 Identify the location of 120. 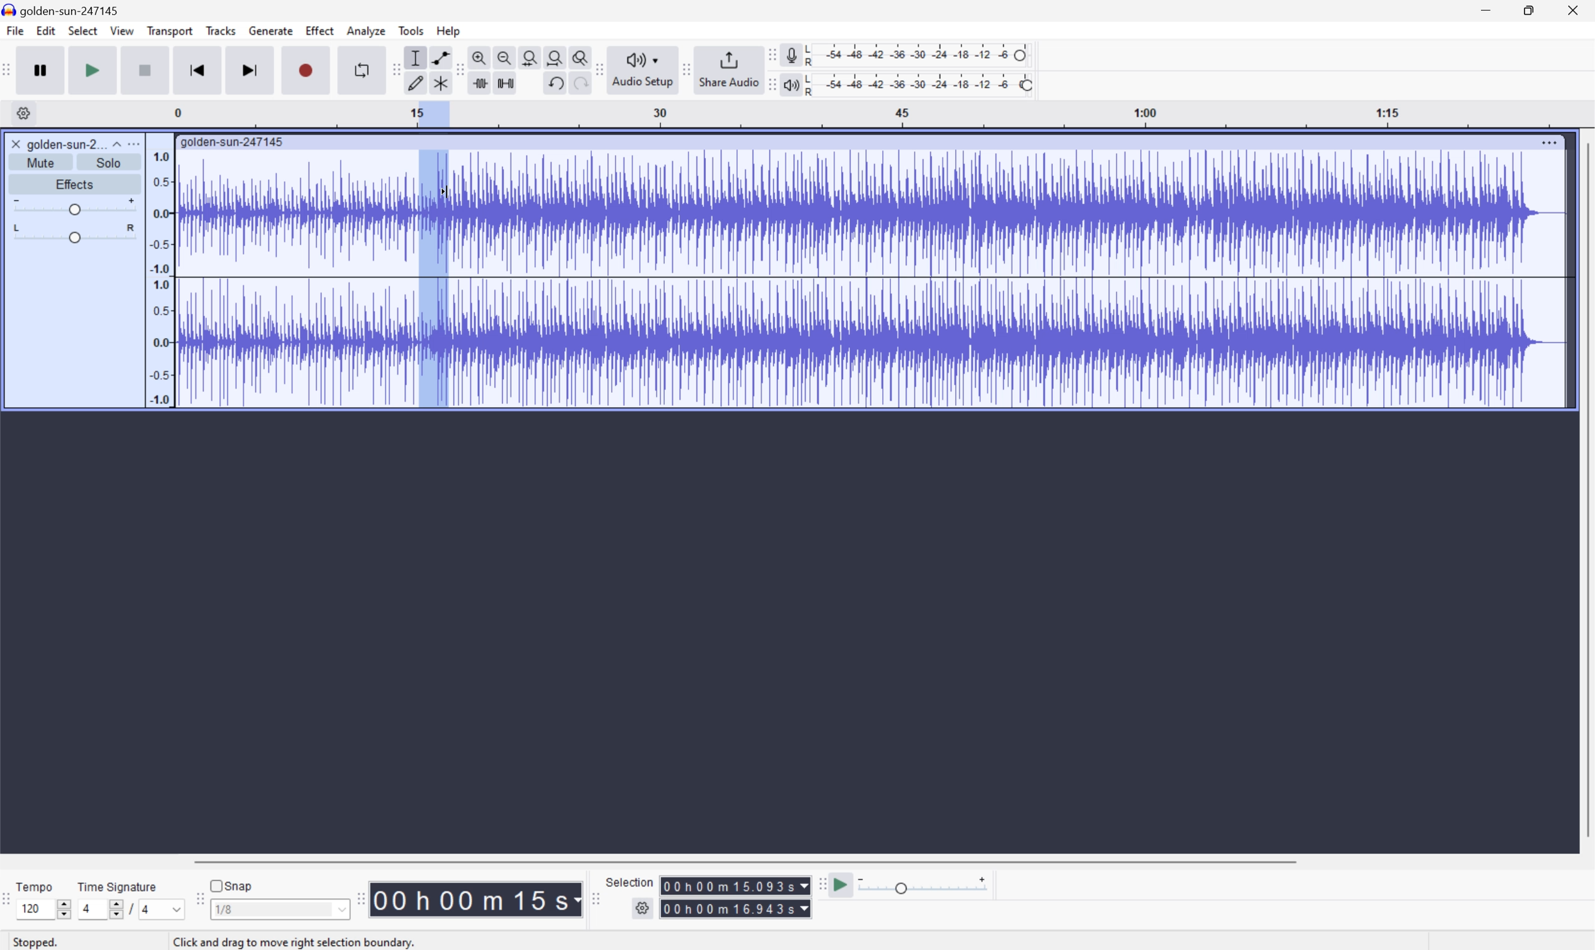
(30, 908).